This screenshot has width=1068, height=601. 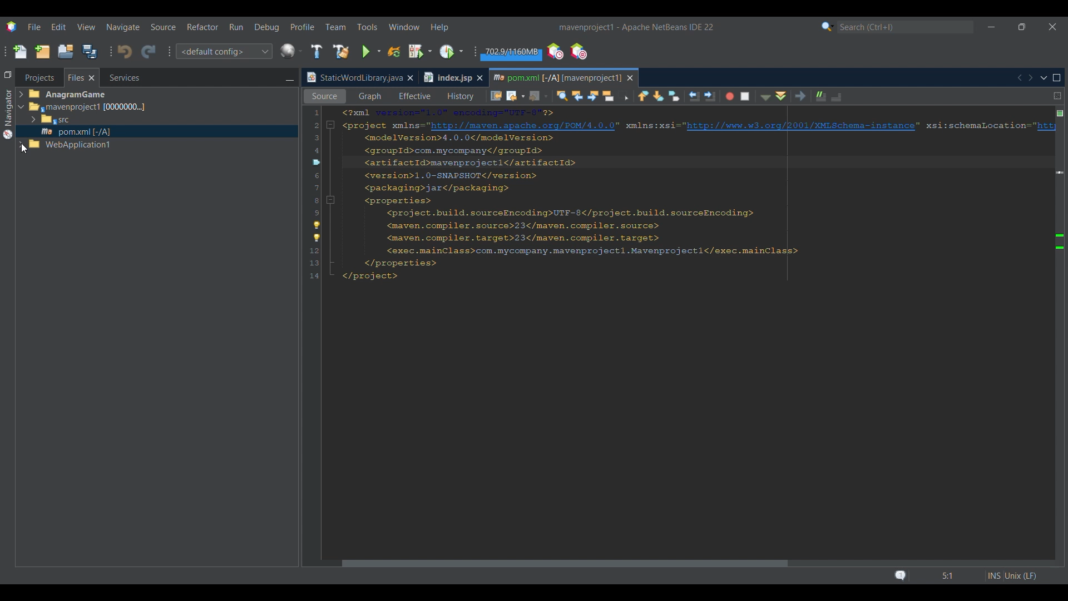 What do you see at coordinates (513, 96) in the screenshot?
I see `Back options` at bounding box center [513, 96].